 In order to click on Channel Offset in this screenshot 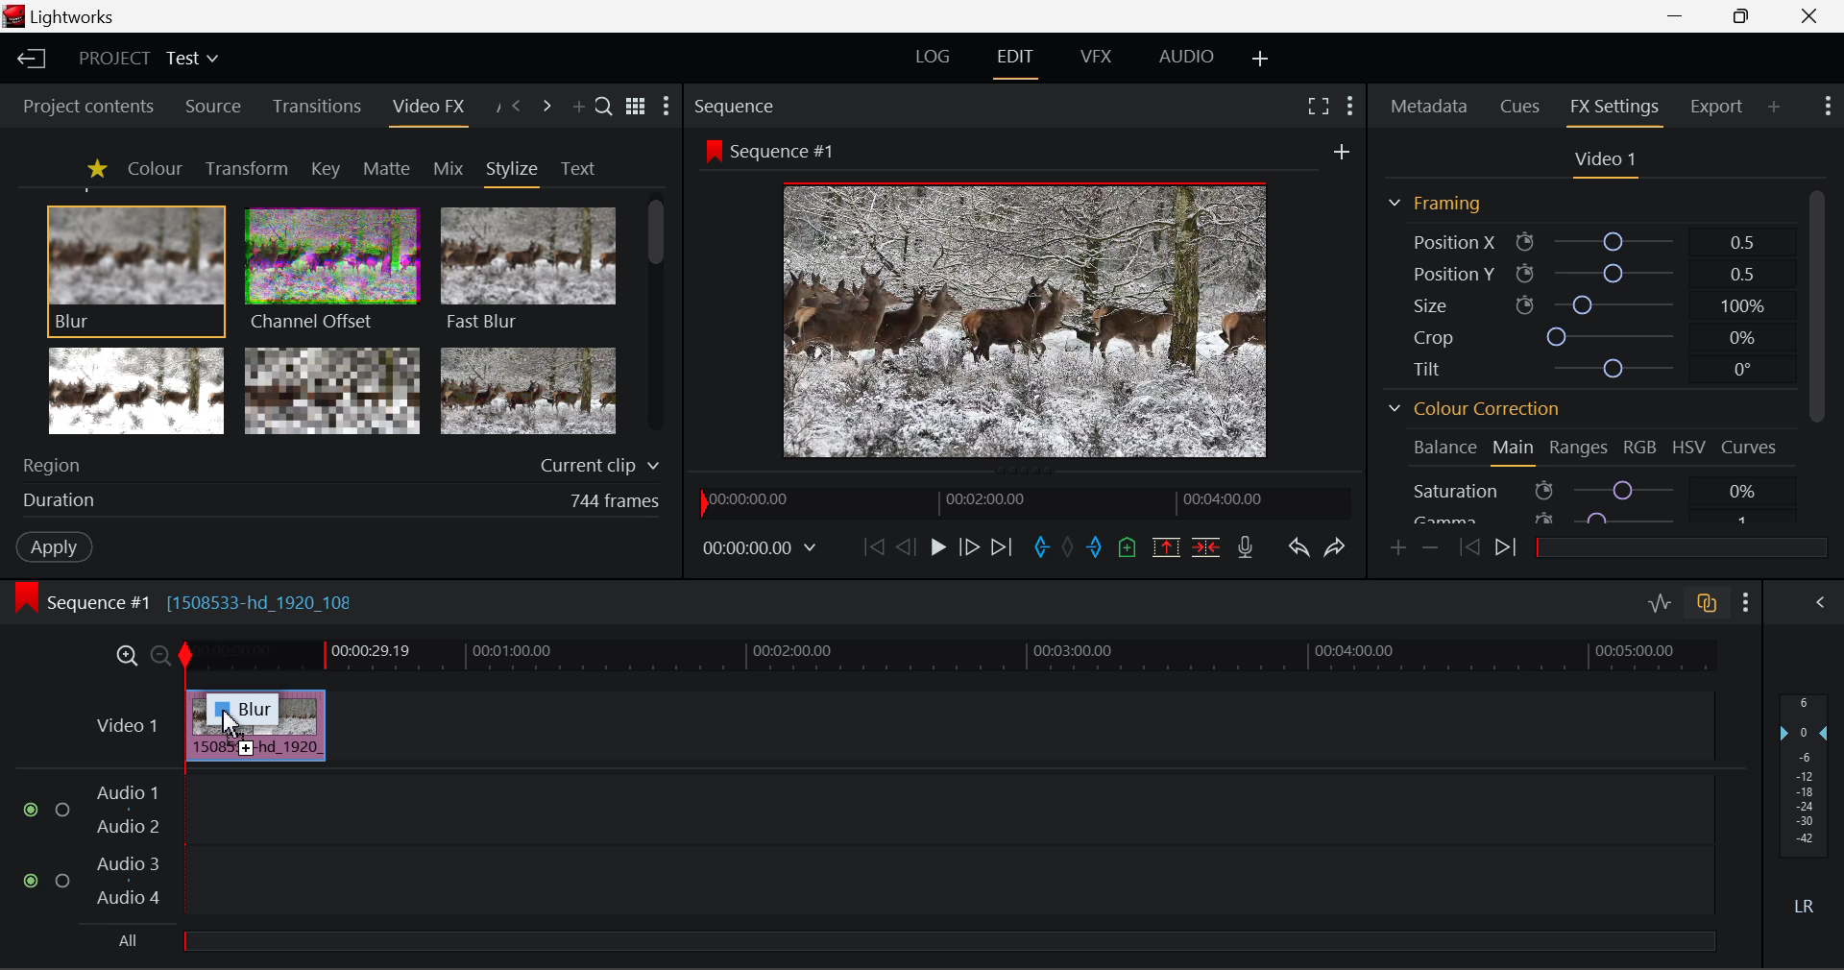, I will do `click(328, 267)`.